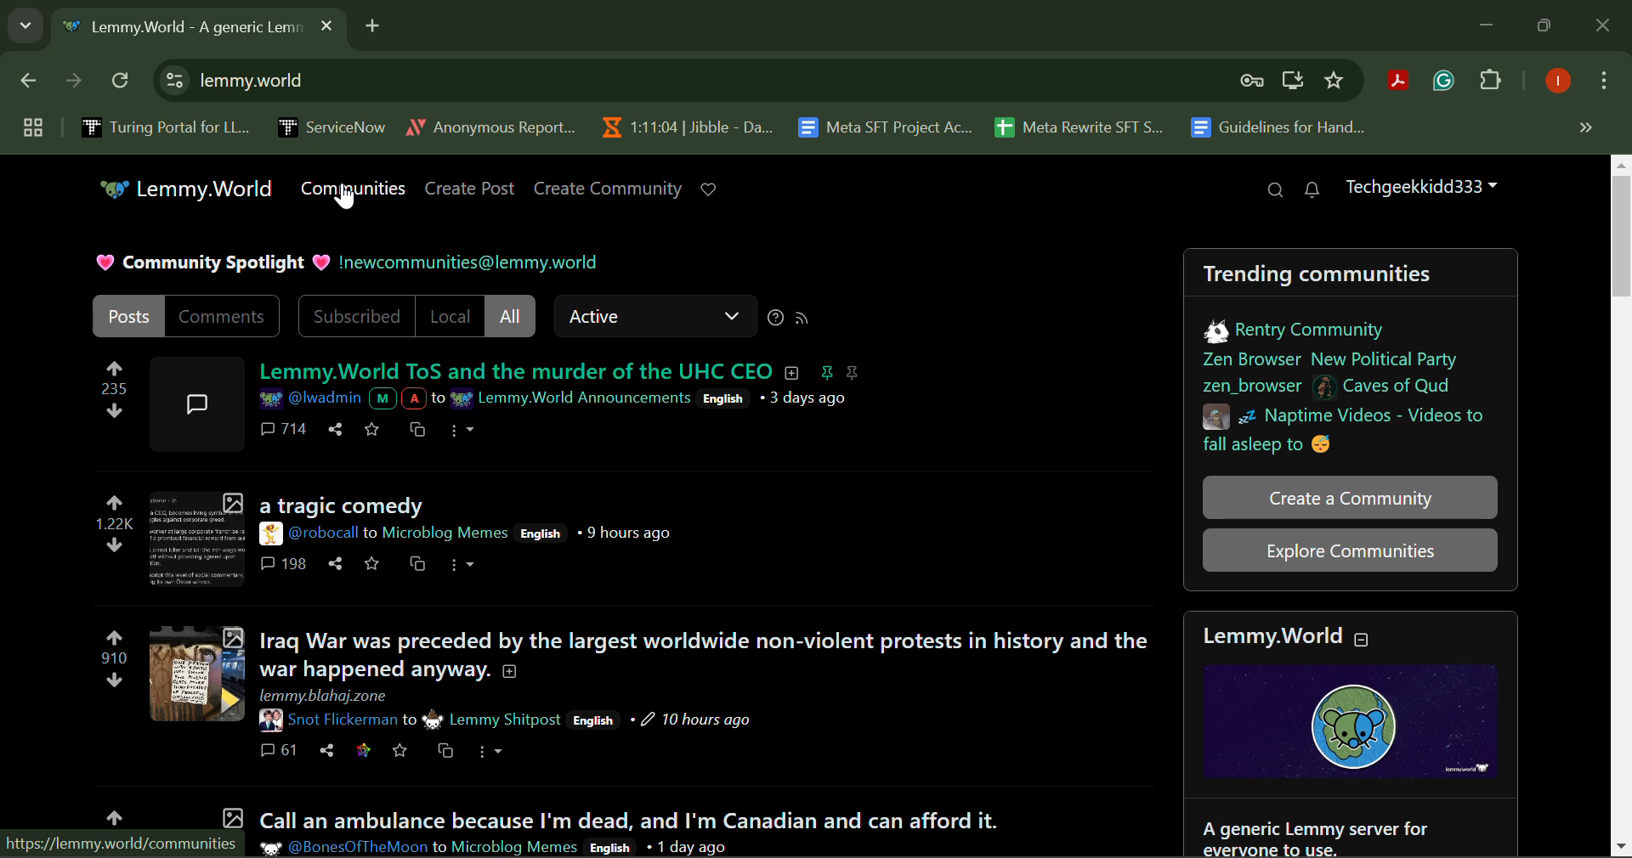 The image size is (1632, 858). What do you see at coordinates (1350, 352) in the screenshot?
I see `Trending Communities` at bounding box center [1350, 352].